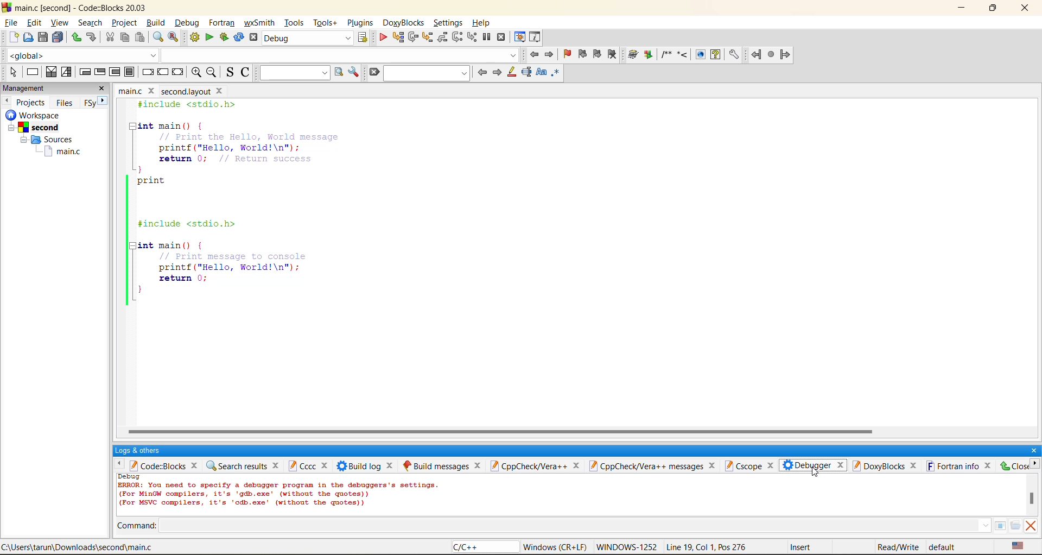 The height and width of the screenshot is (555, 1042). What do you see at coordinates (655, 465) in the screenshot?
I see `cppcheck/vera++ messages` at bounding box center [655, 465].